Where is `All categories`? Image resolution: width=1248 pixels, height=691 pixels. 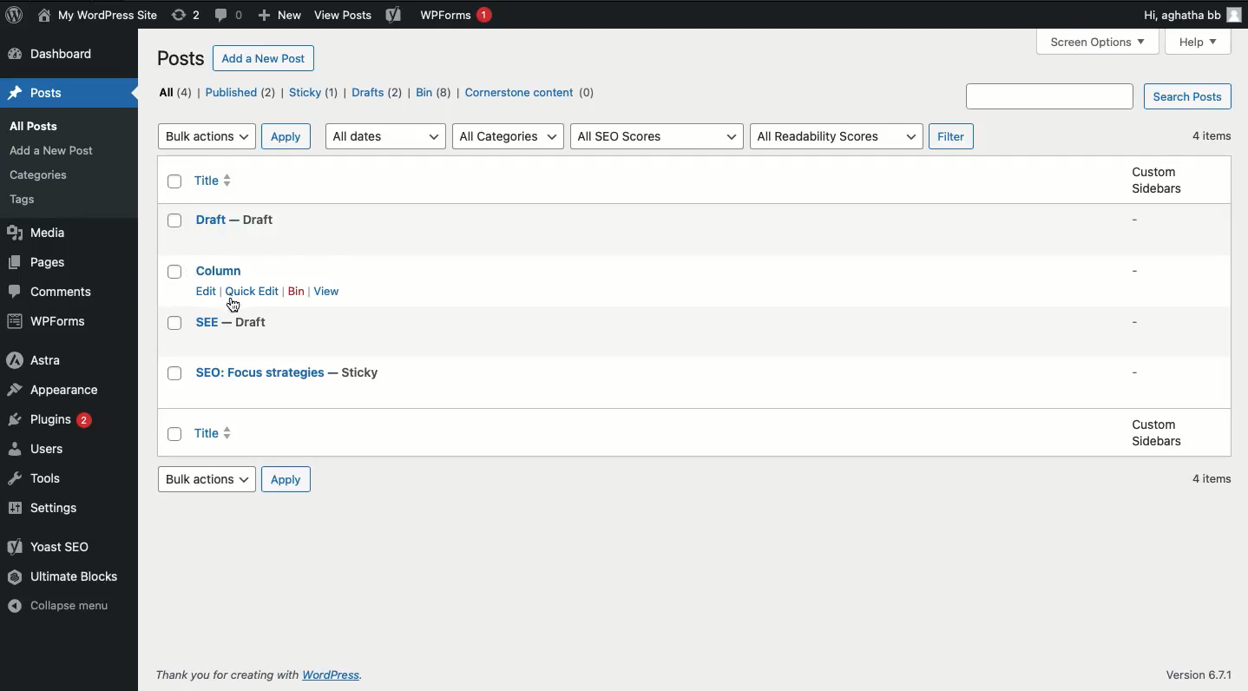
All categories is located at coordinates (509, 135).